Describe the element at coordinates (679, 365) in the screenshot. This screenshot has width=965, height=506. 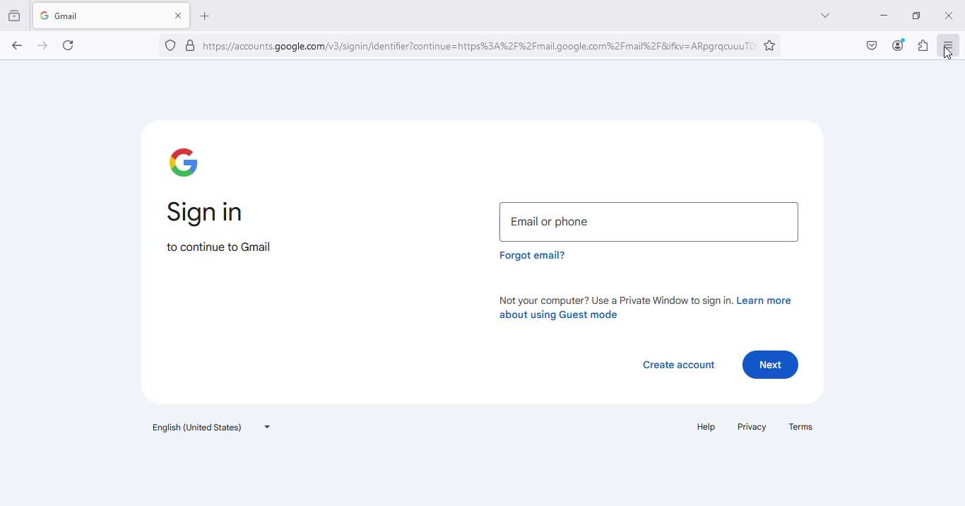
I see `create account` at that location.